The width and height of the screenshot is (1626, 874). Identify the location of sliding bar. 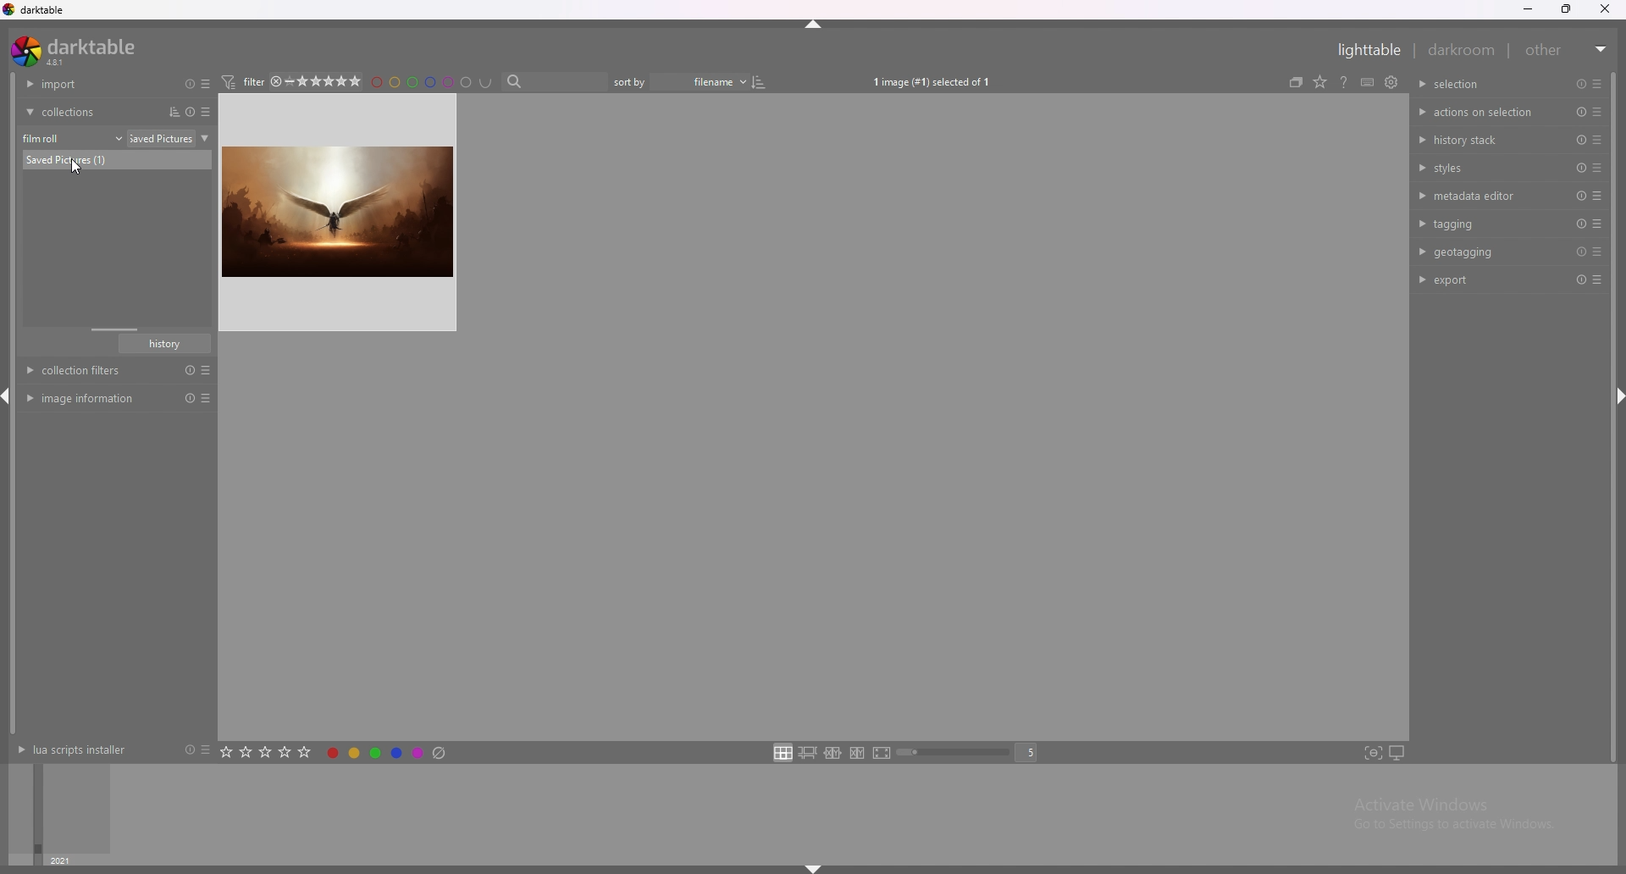
(113, 329).